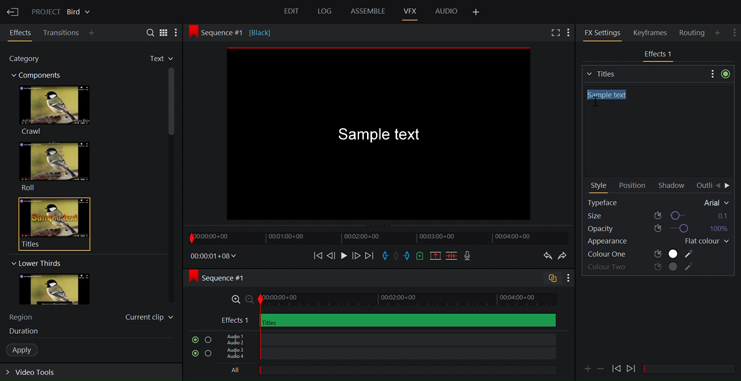 Image resolution: width=741 pixels, height=381 pixels. I want to click on Log, so click(323, 12).